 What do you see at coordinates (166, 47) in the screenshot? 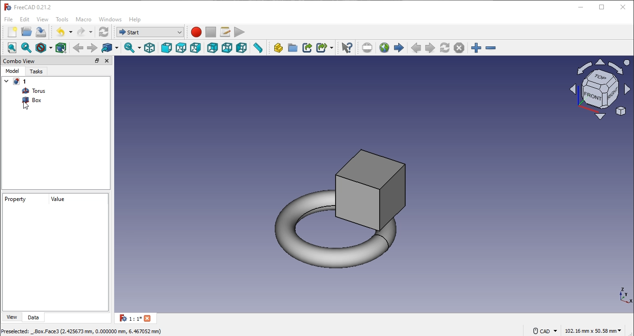
I see `front` at bounding box center [166, 47].